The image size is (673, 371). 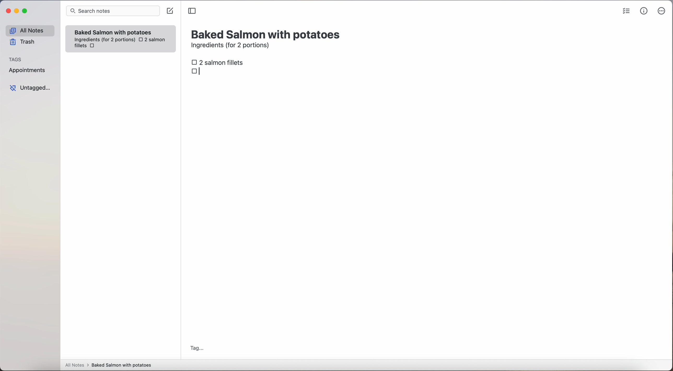 I want to click on ingredients (for 2 portions), so click(x=232, y=46).